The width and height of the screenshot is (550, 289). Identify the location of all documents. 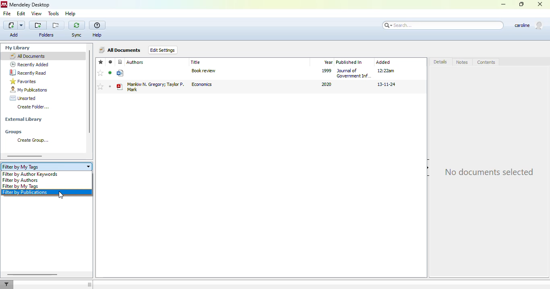
(27, 56).